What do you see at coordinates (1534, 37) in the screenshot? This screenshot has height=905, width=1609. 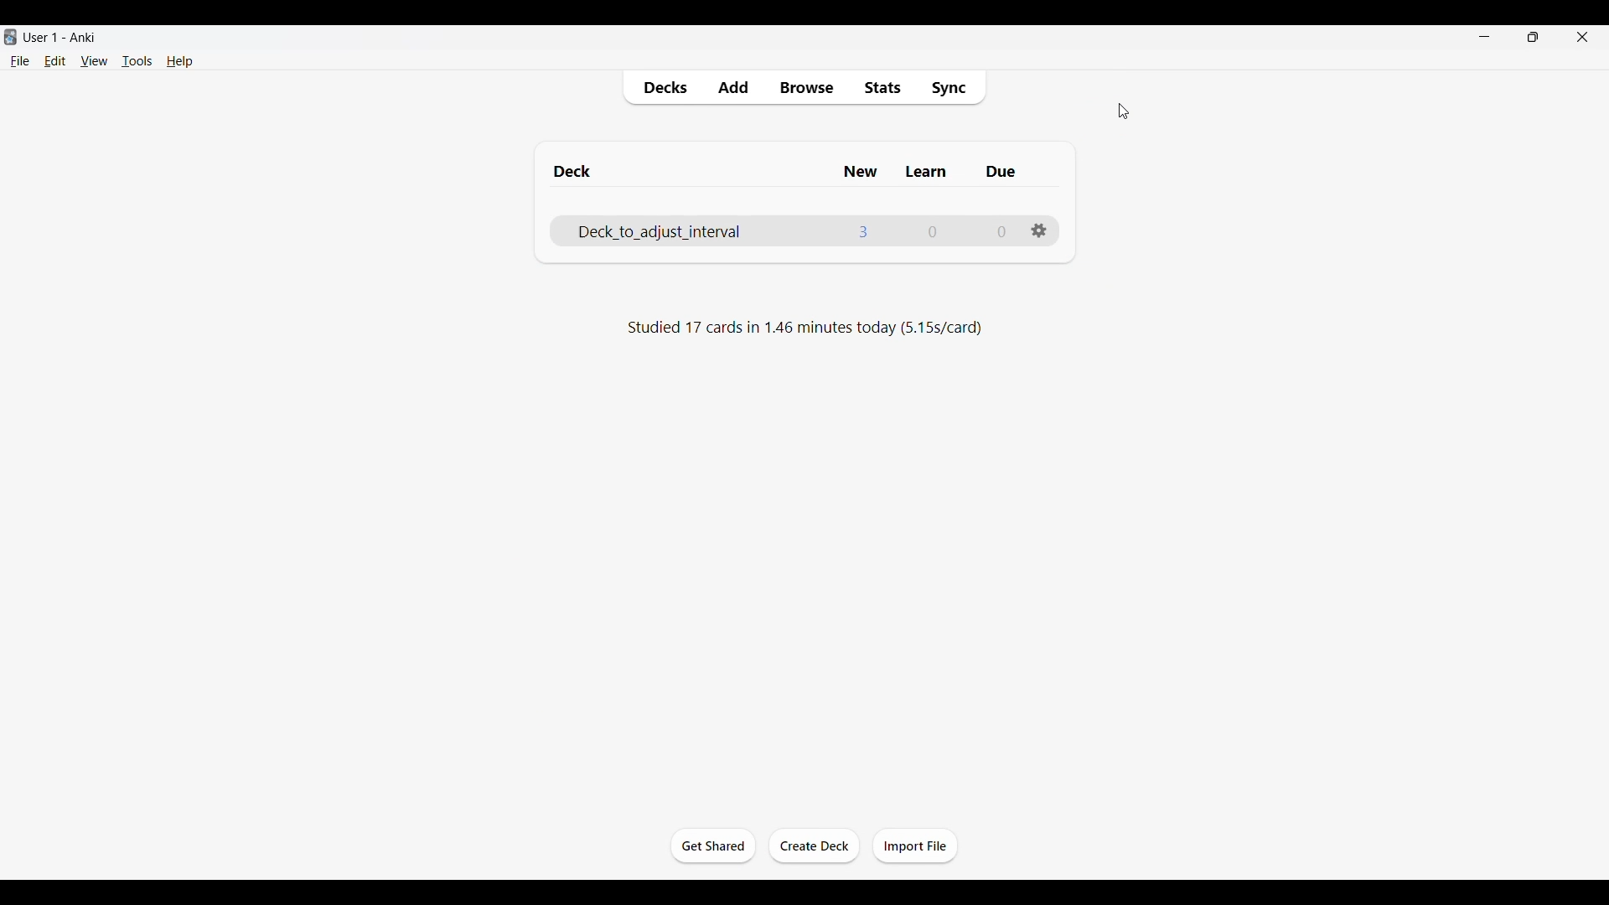 I see `Show interface in smaller tab` at bounding box center [1534, 37].